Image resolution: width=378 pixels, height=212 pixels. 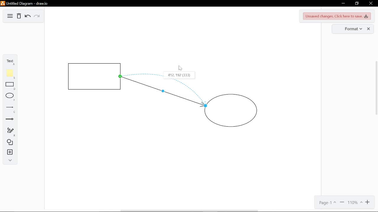 I want to click on Freehand, so click(x=9, y=132).